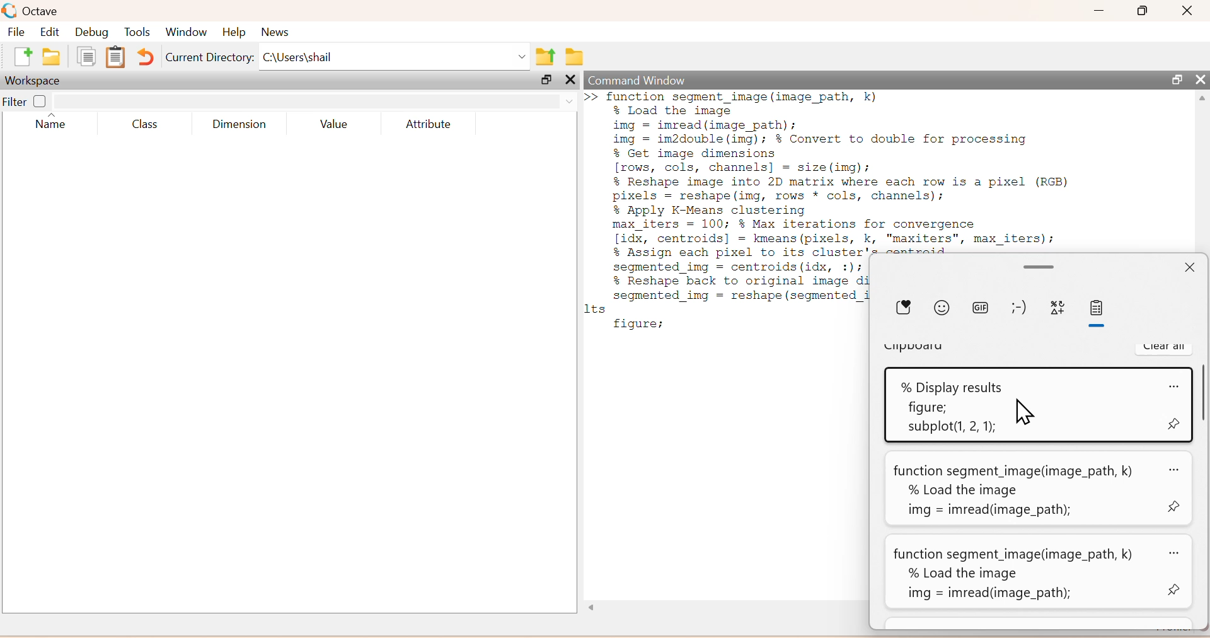 The height and width of the screenshot is (638, 1210). Describe the element at coordinates (1042, 574) in the screenshot. I see `function segment_image(image_path, k) az% Load the imageimg = imread(image_path); ` at that location.